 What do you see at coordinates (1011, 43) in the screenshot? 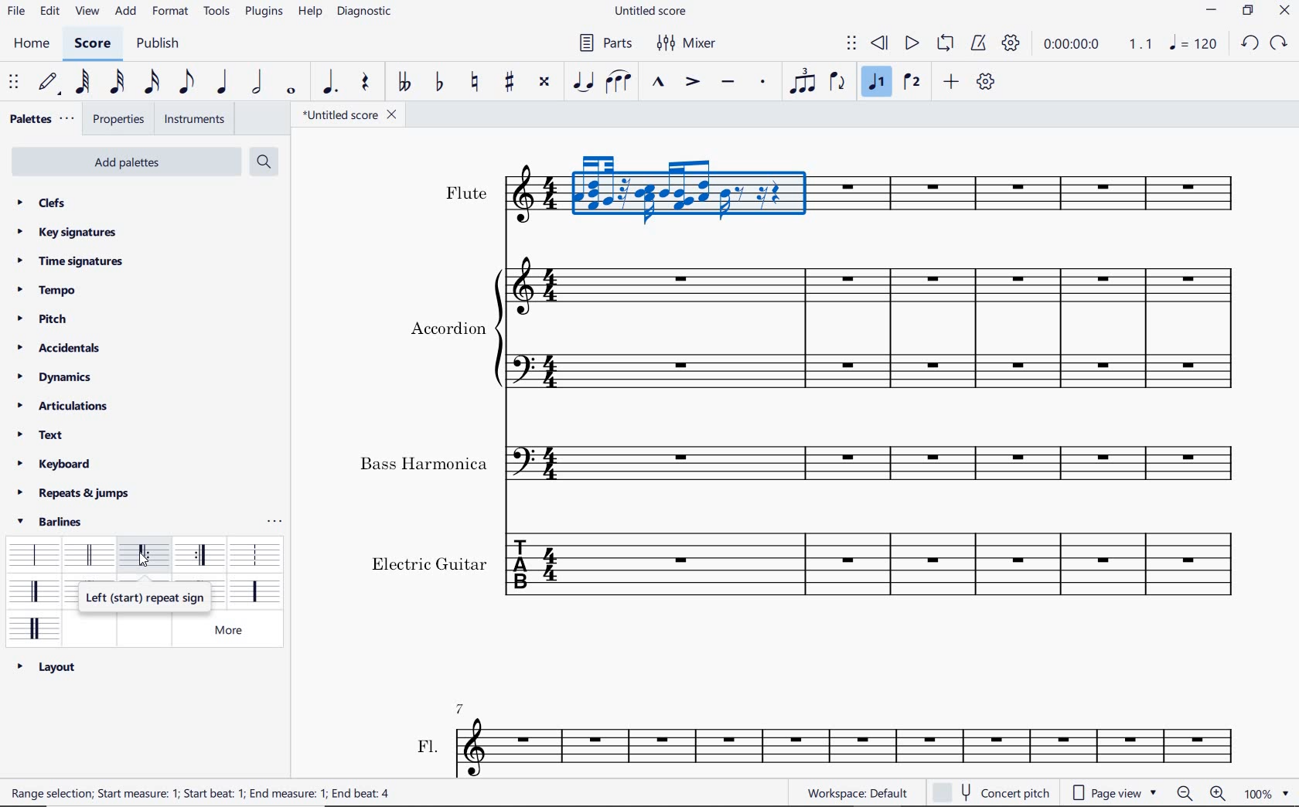
I see `playback settings` at bounding box center [1011, 43].